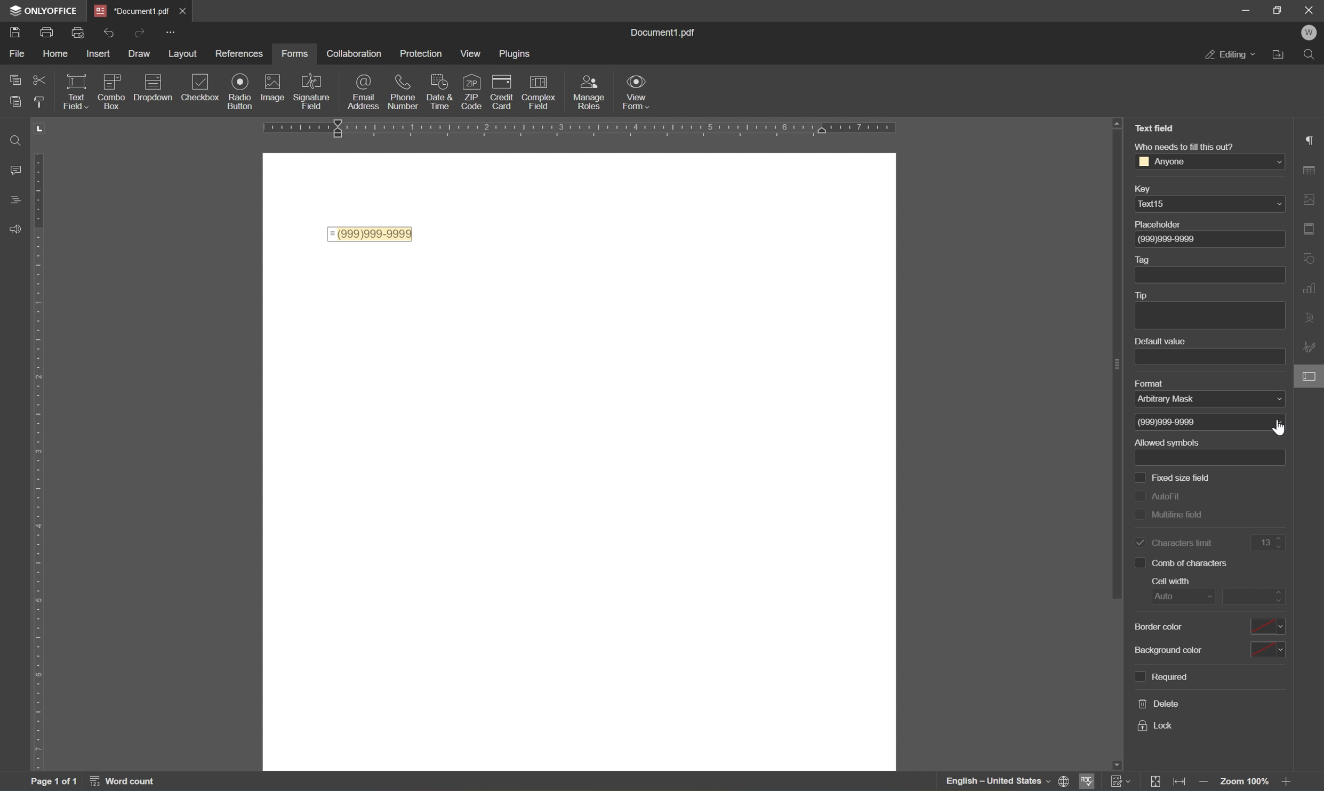 The width and height of the screenshot is (1324, 791). Describe the element at coordinates (126, 781) in the screenshot. I see `word count` at that location.